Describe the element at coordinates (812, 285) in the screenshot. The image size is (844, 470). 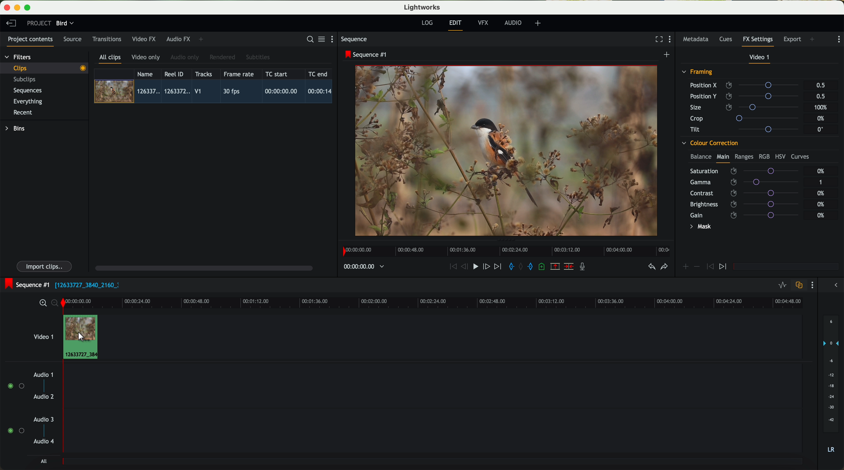
I see `show settings menu` at that location.